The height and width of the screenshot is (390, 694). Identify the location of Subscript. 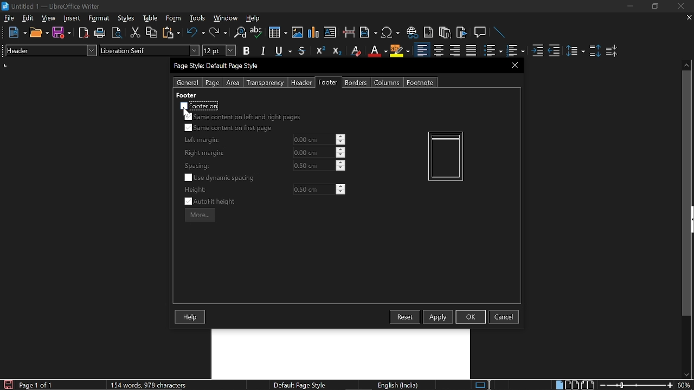
(336, 51).